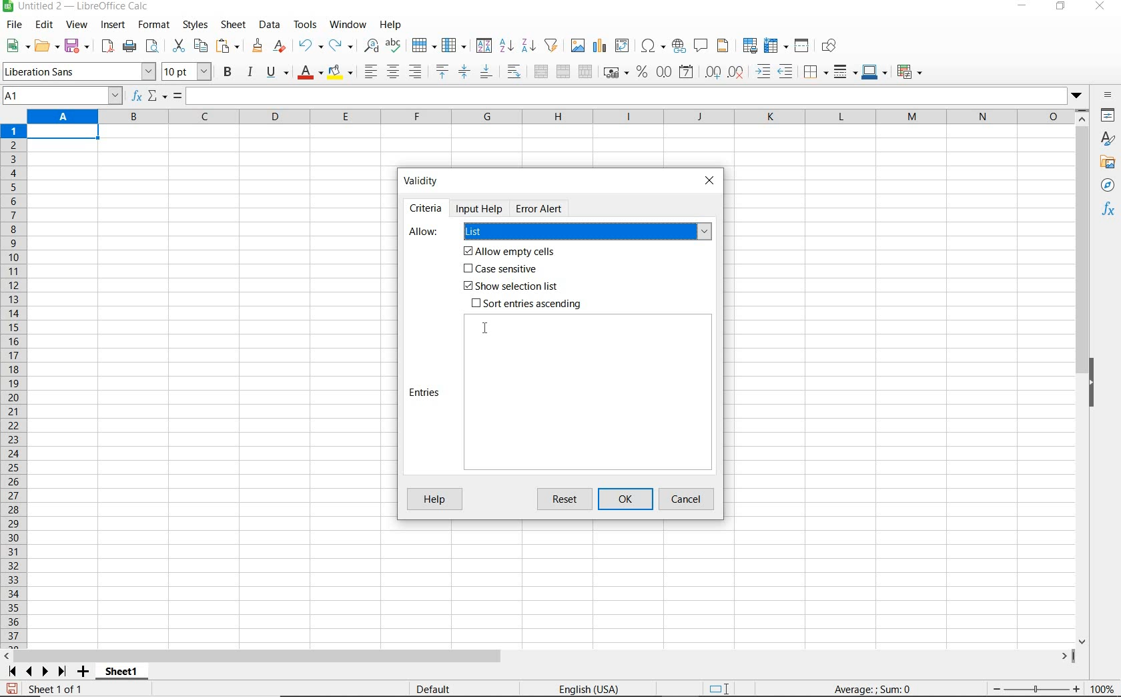 This screenshot has height=697, width=1121. Describe the element at coordinates (587, 232) in the screenshot. I see `list` at that location.